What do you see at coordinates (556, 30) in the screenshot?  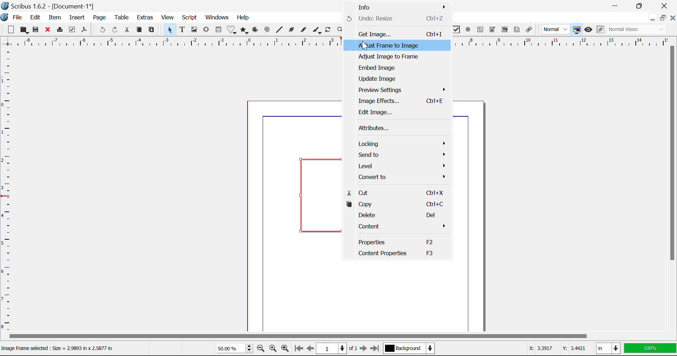 I see `Image Preview Quality` at bounding box center [556, 30].